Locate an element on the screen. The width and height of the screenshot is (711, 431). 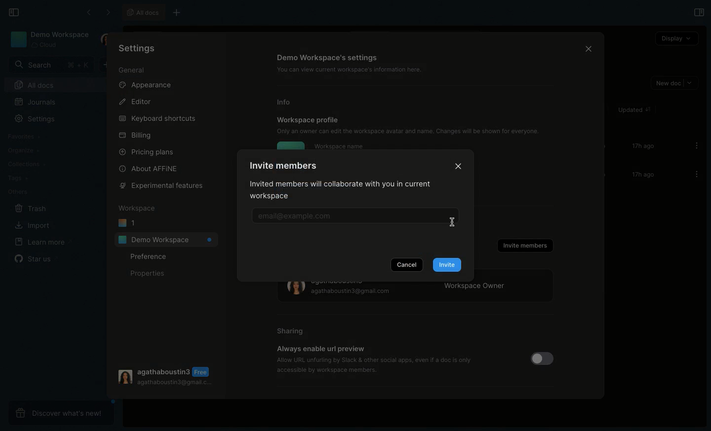
Import is located at coordinates (31, 224).